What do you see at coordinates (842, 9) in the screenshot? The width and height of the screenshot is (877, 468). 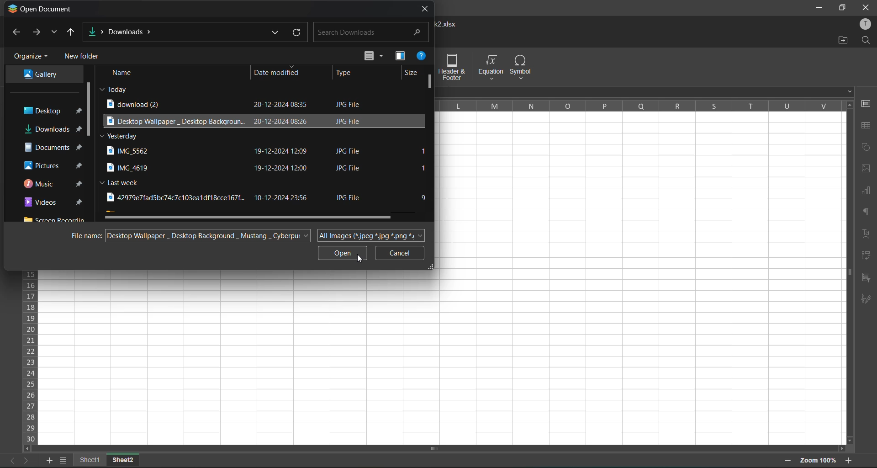 I see `maximize` at bounding box center [842, 9].